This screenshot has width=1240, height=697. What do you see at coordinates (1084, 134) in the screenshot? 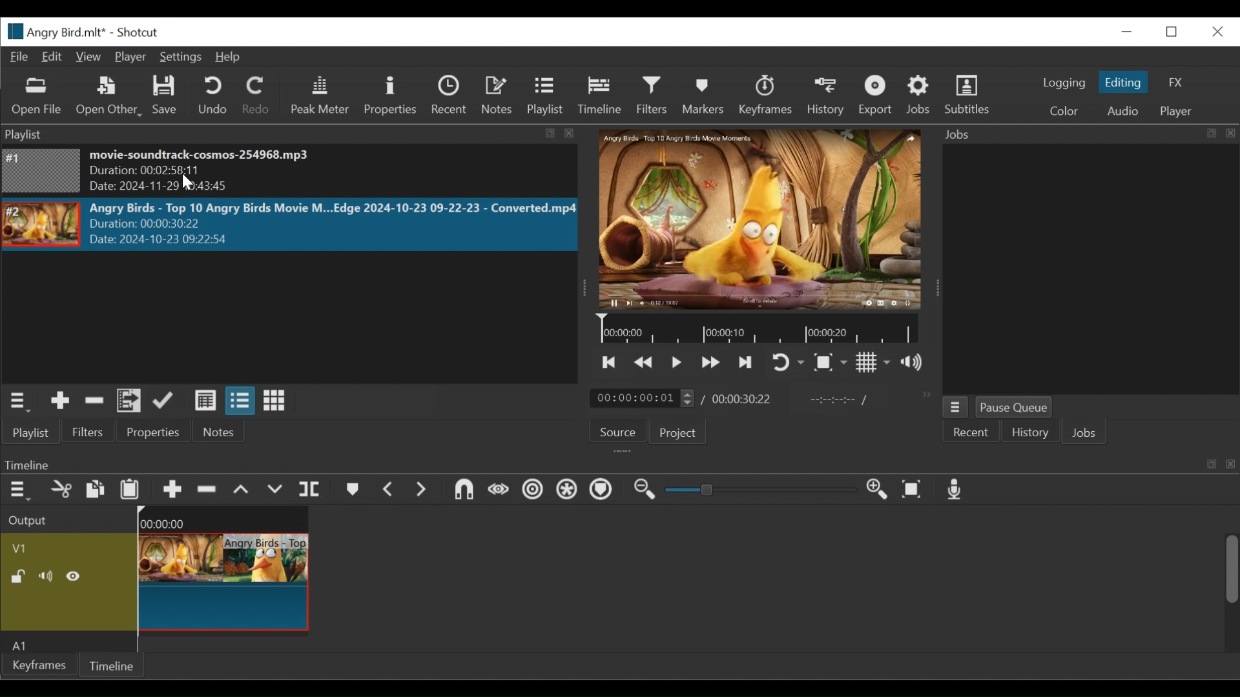
I see `Jobs Panel` at bounding box center [1084, 134].